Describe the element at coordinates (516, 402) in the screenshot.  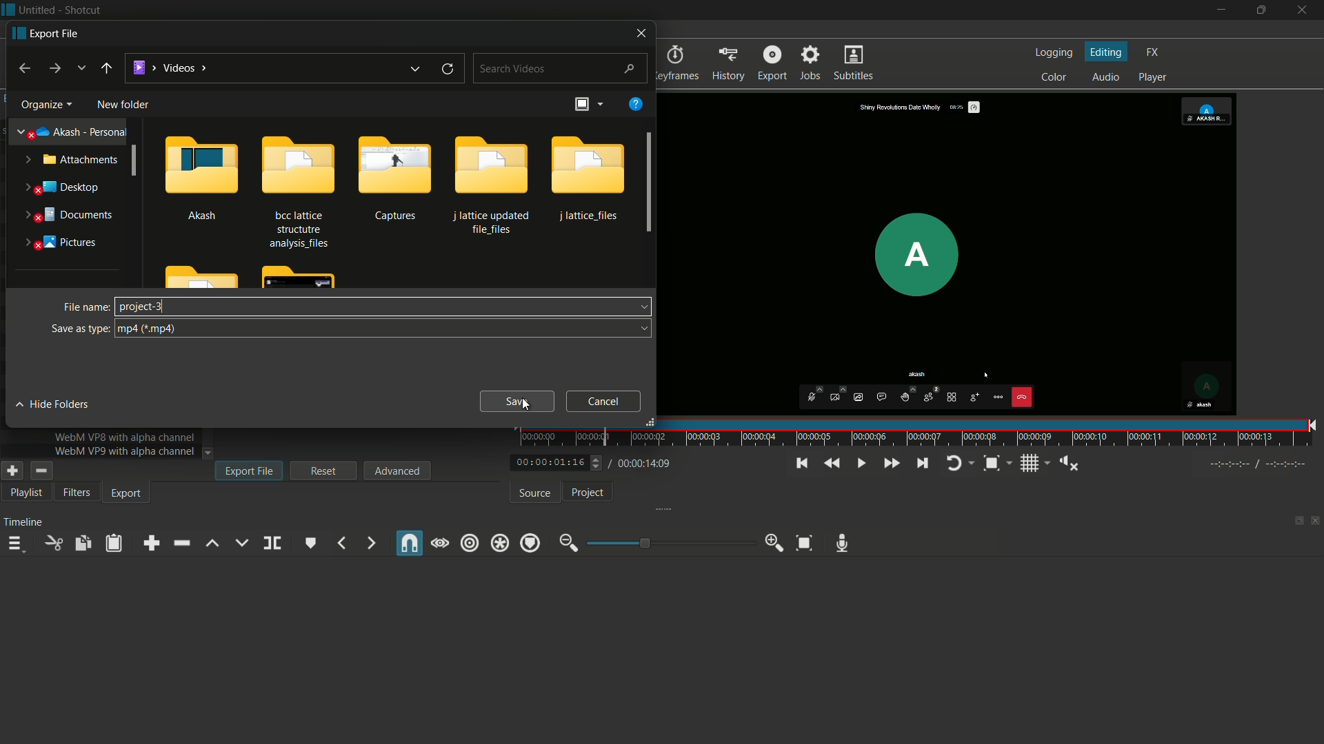
I see `Save` at that location.